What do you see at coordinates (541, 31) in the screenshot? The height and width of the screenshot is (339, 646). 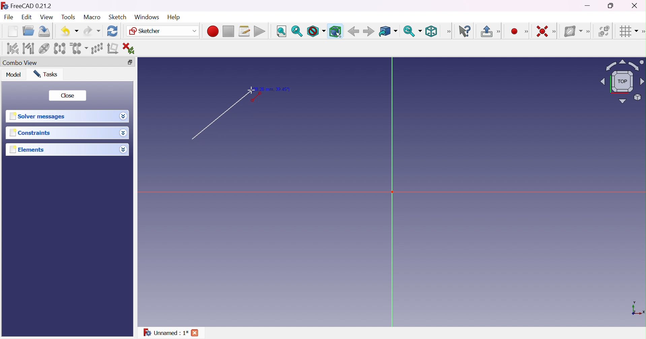 I see `Constrain coincident` at bounding box center [541, 31].